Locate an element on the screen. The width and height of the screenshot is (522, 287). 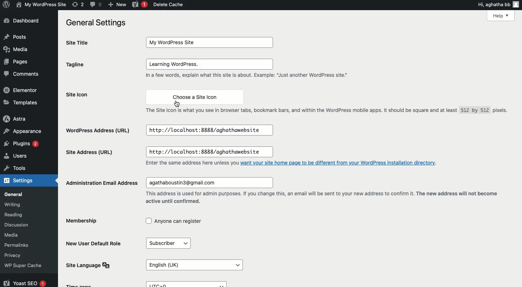
The Site Icon is what you see in browser tabs, bookmark bars, and within the WordPress mobile apps. It should be square and at least 512 by 512 pixels. is located at coordinates (324, 111).